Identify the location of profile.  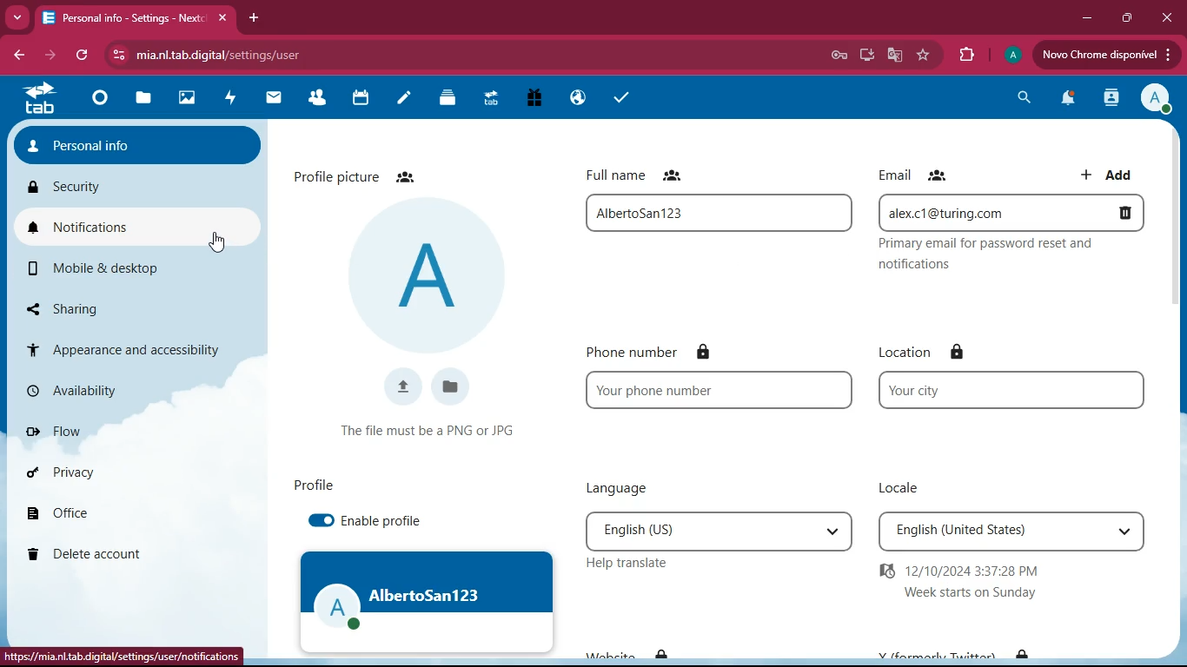
(1157, 96).